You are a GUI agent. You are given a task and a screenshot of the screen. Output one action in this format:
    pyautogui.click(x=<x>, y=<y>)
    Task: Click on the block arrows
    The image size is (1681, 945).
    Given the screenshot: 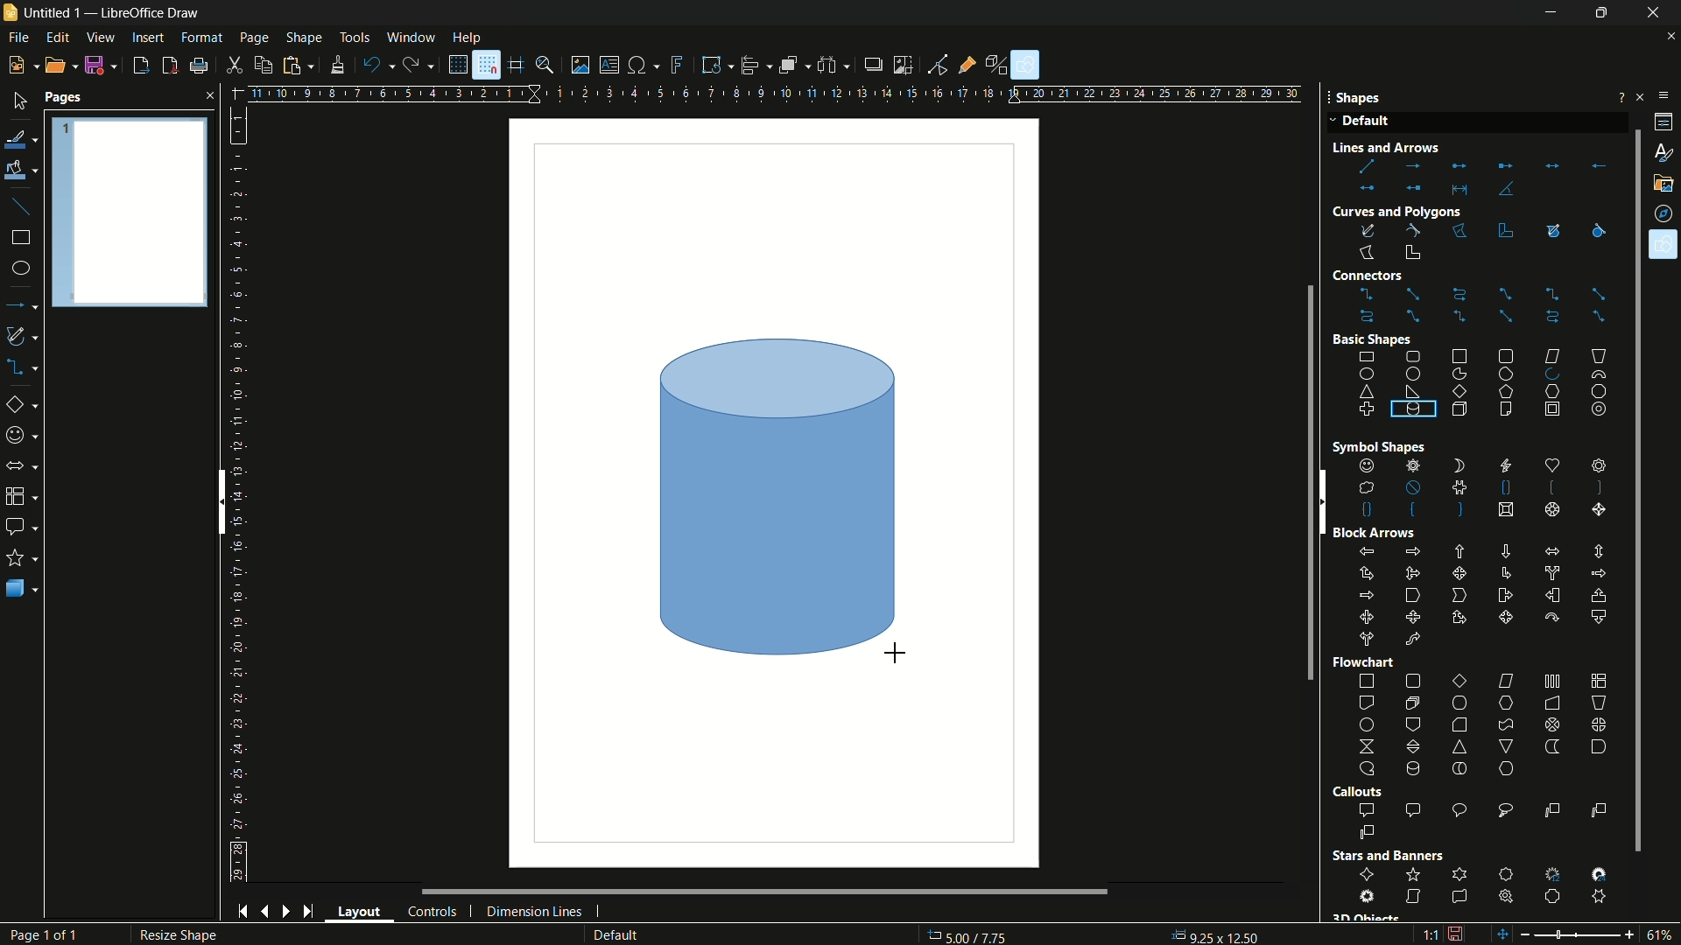 What is the action you would take?
    pyautogui.click(x=24, y=465)
    